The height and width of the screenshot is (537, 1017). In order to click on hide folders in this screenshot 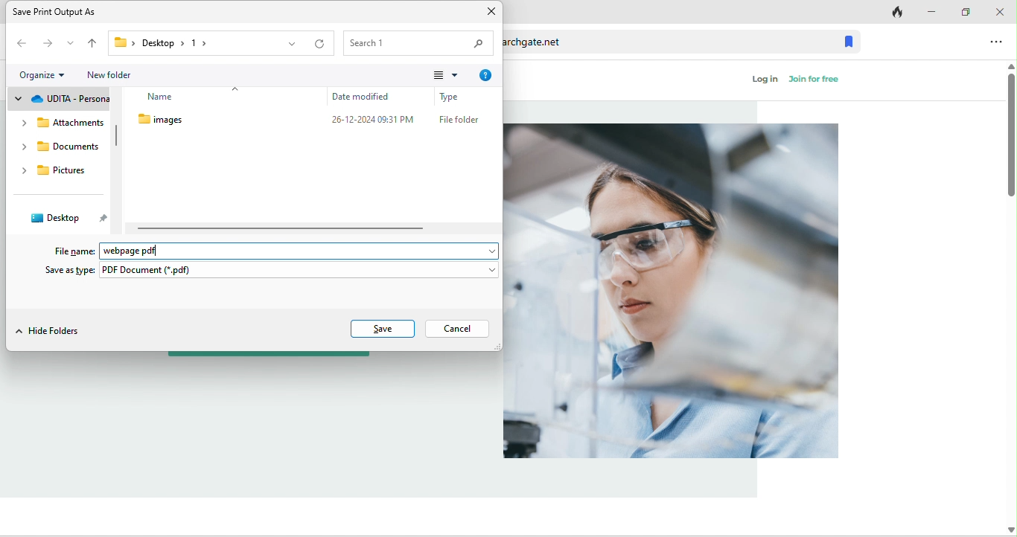, I will do `click(52, 331)`.